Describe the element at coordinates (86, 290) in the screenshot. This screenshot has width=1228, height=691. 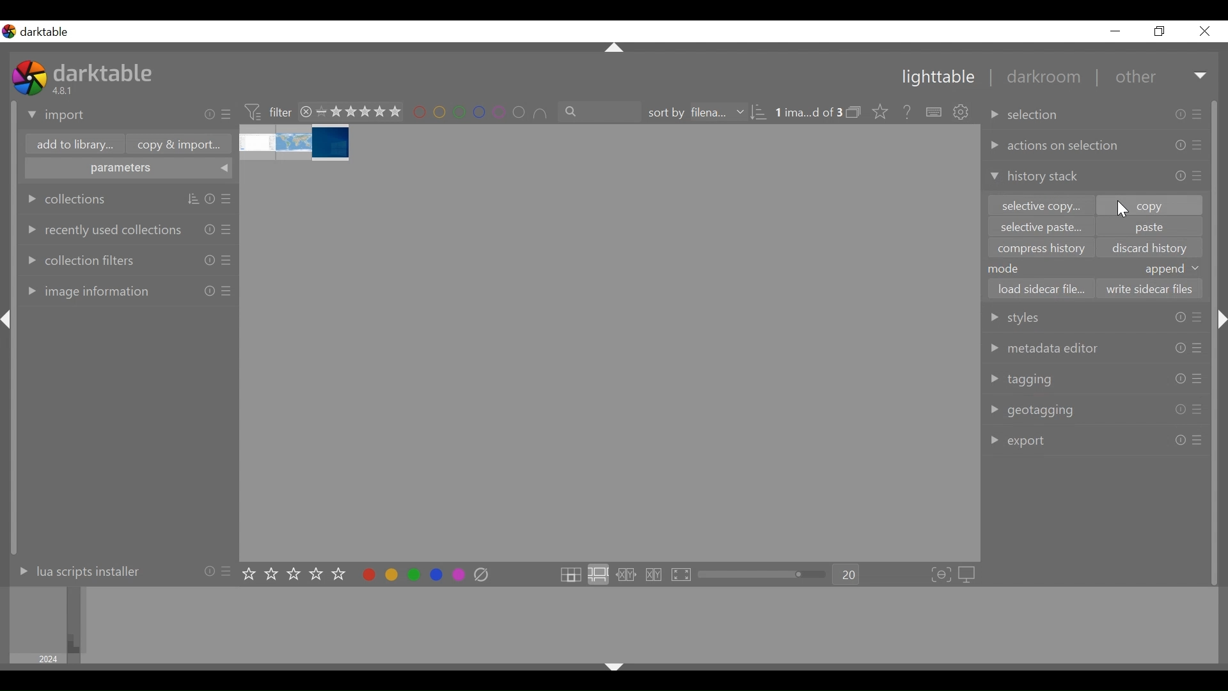
I see `image information` at that location.